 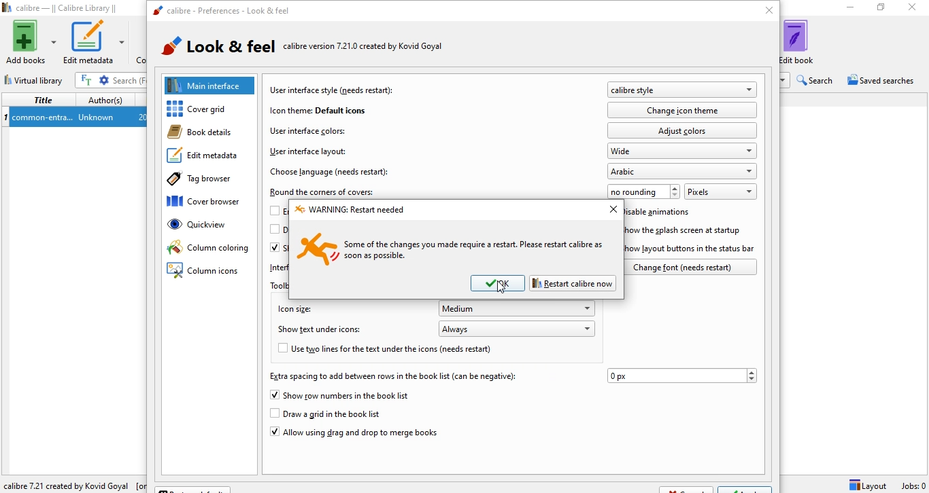 What do you see at coordinates (500, 288) in the screenshot?
I see `cursor` at bounding box center [500, 288].